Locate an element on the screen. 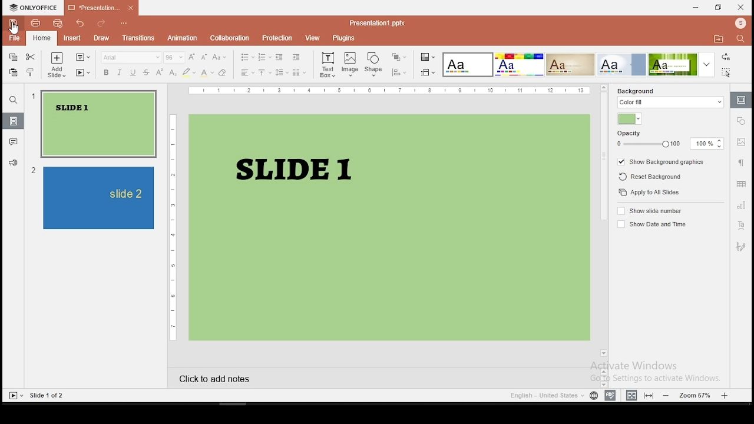 Image resolution: width=754 pixels, height=424 pixels. vertical scale is located at coordinates (173, 227).